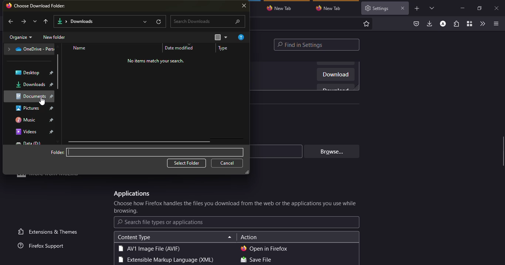 The width and height of the screenshot is (505, 265). I want to click on save, so click(256, 260).